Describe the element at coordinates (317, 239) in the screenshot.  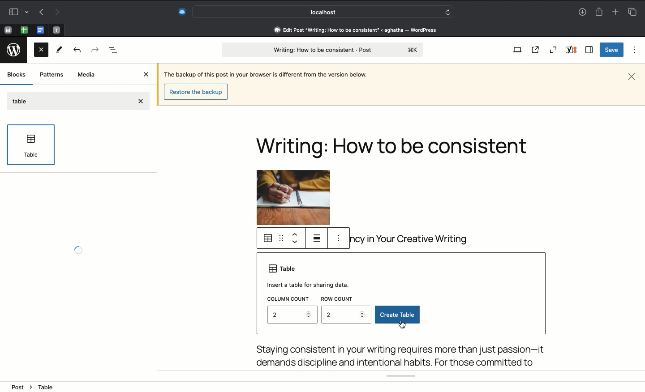
I see `Justify` at that location.